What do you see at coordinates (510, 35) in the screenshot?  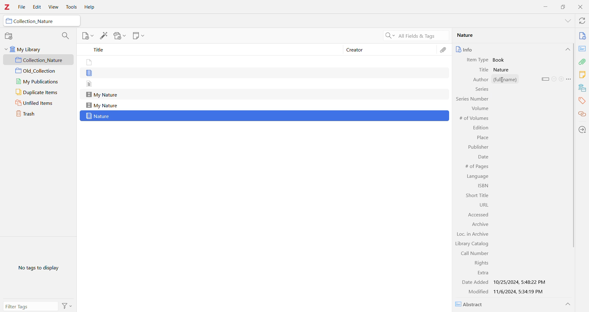 I see `Nature` at bounding box center [510, 35].